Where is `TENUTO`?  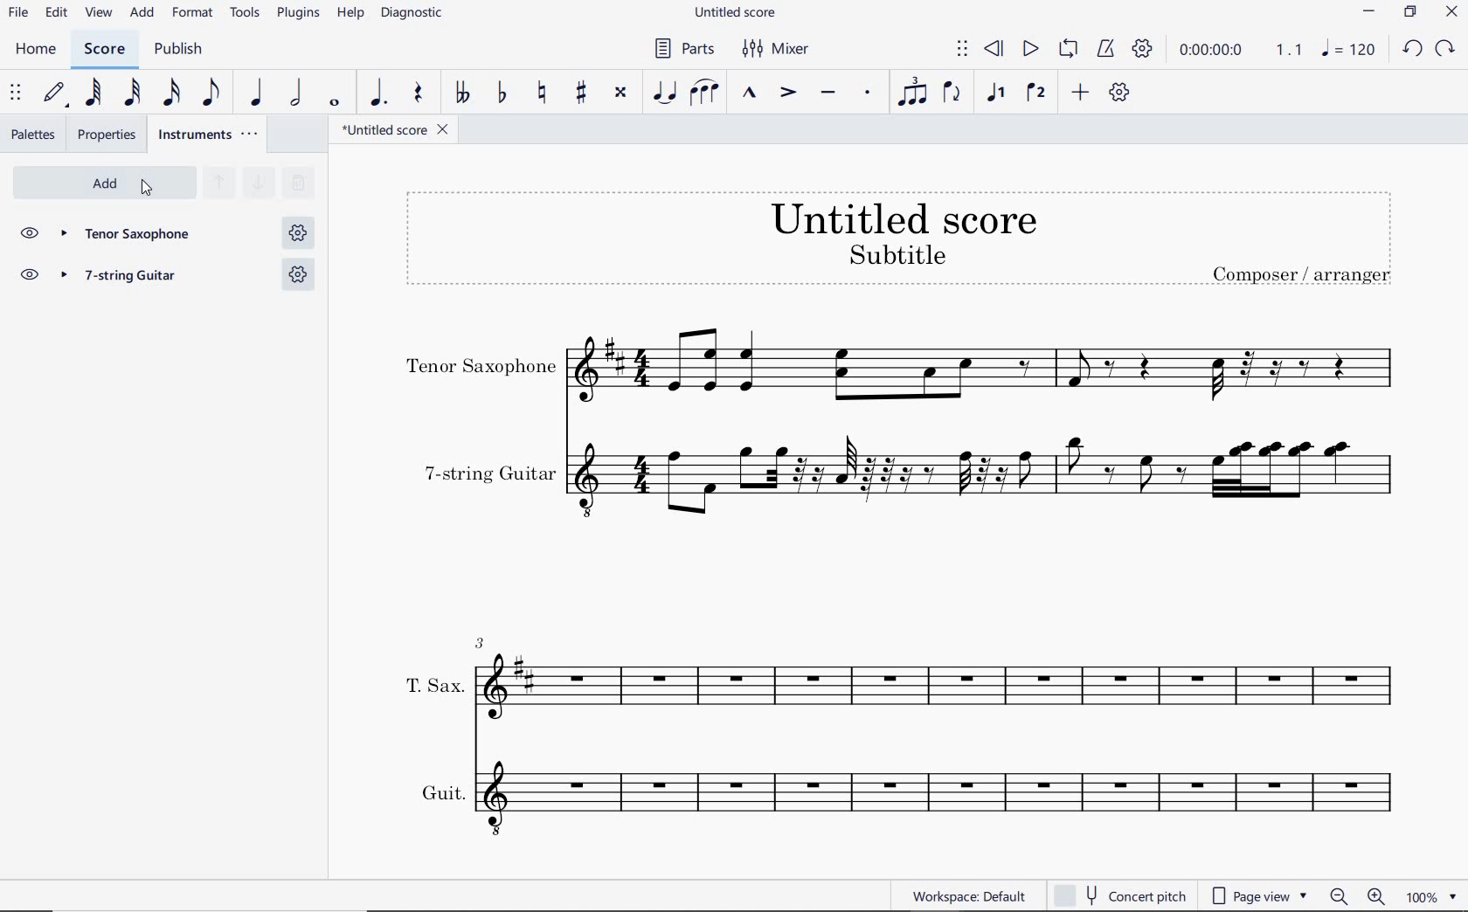 TENUTO is located at coordinates (827, 95).